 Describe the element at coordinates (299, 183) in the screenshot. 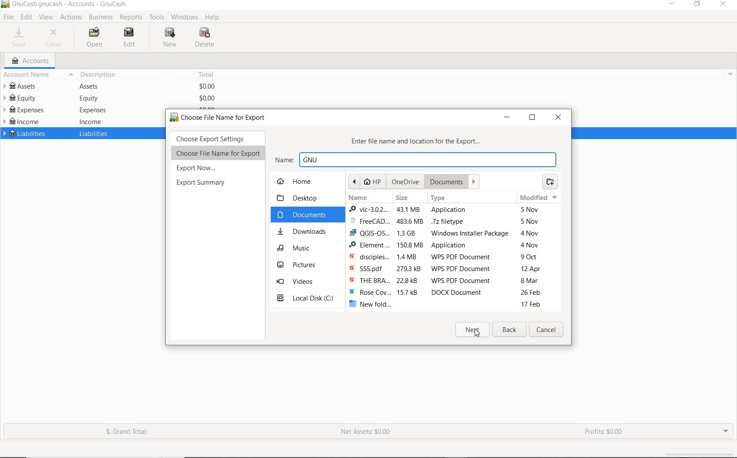

I see `home` at that location.